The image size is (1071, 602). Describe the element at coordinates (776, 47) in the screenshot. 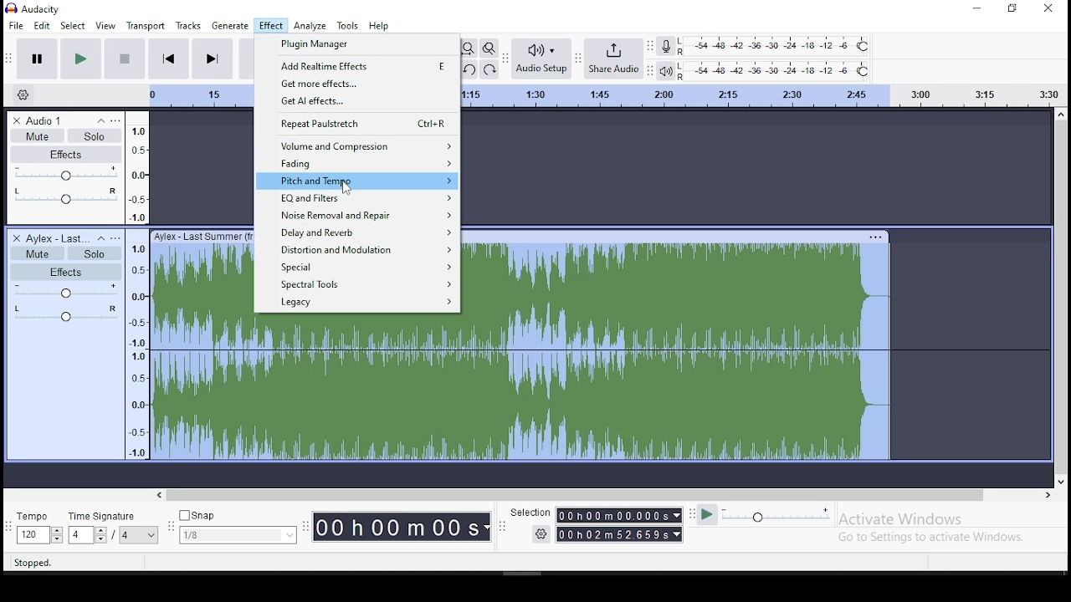

I see `recording level` at that location.